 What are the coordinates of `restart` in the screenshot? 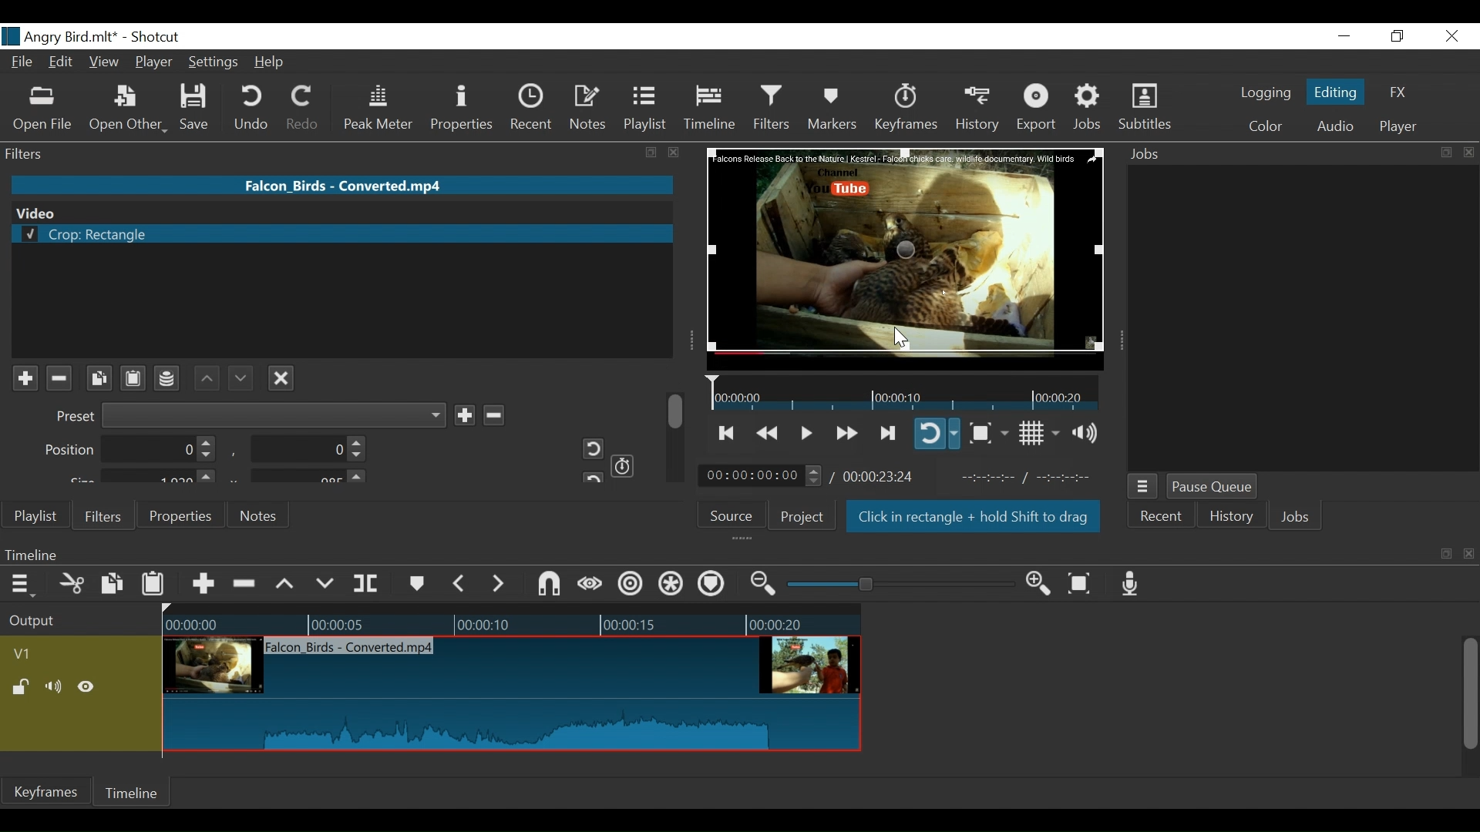 It's located at (590, 476).